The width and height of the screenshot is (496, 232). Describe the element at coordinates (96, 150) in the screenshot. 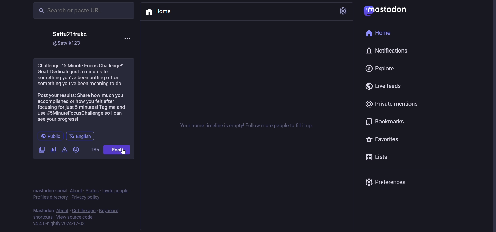

I see `word limit` at that location.